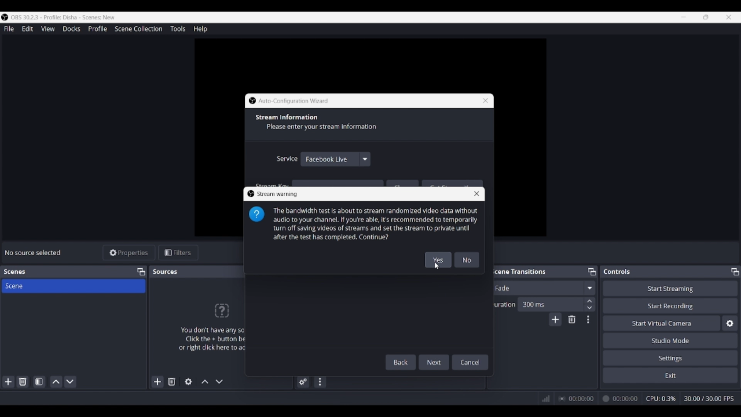 This screenshot has height=417, width=741. I want to click on Scene collection menu, so click(138, 29).